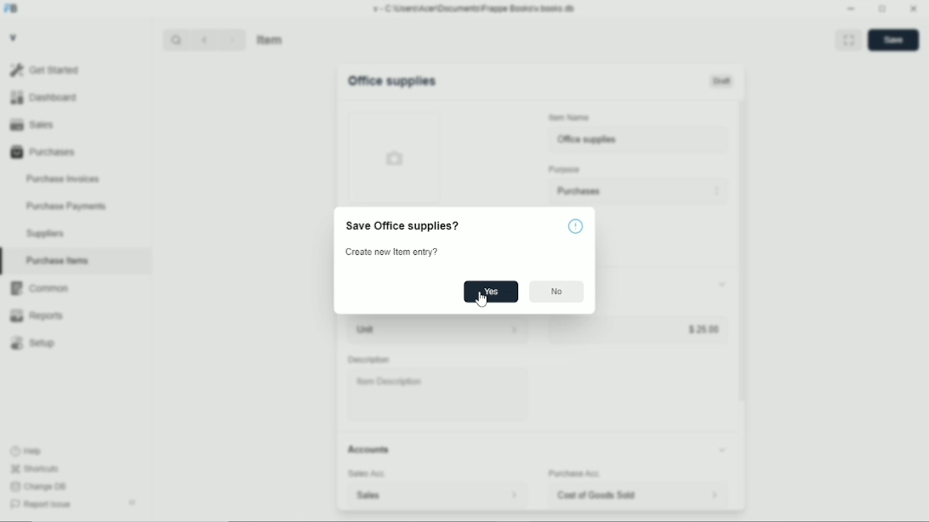  Describe the element at coordinates (203, 39) in the screenshot. I see `Back` at that location.